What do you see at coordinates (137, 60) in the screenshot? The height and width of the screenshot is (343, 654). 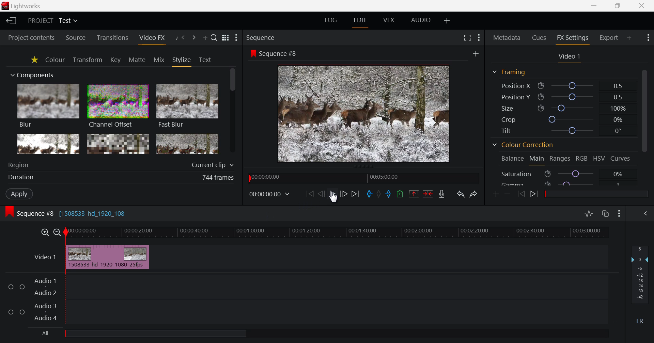 I see `Matte` at bounding box center [137, 60].